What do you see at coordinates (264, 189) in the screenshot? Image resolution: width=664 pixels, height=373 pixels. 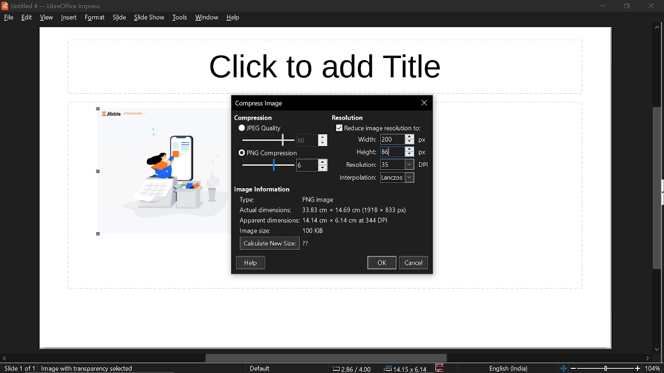 I see `image information` at bounding box center [264, 189].